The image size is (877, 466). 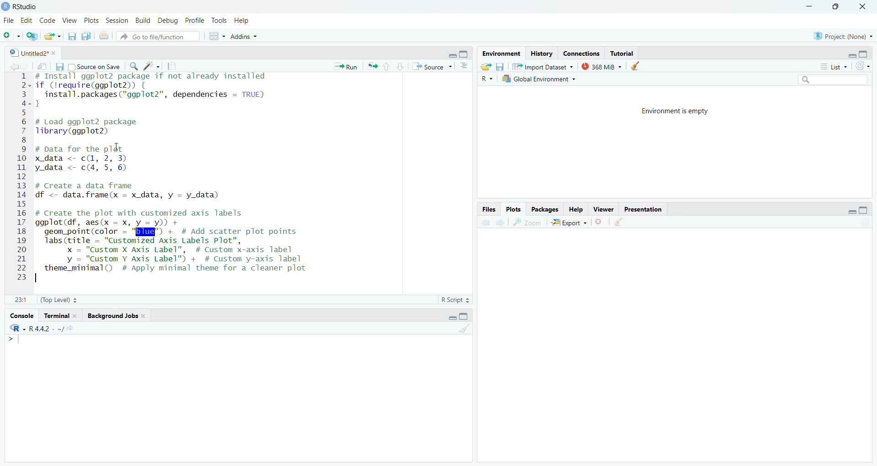 I want to click on > |, so click(x=18, y=340).